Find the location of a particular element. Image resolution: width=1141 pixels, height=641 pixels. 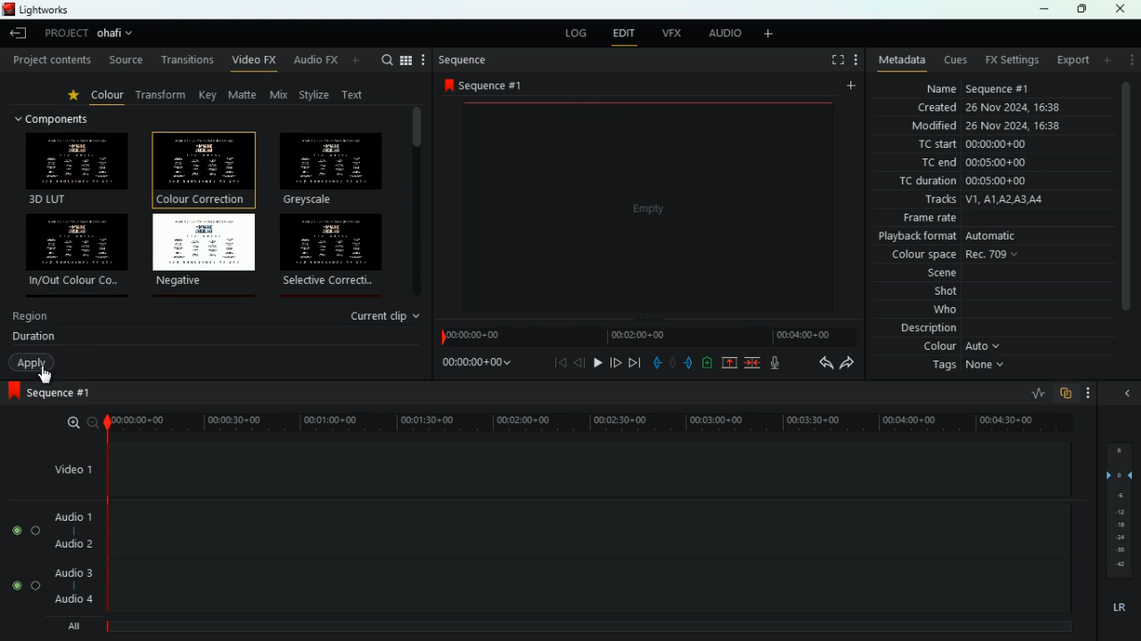

apply is located at coordinates (32, 363).